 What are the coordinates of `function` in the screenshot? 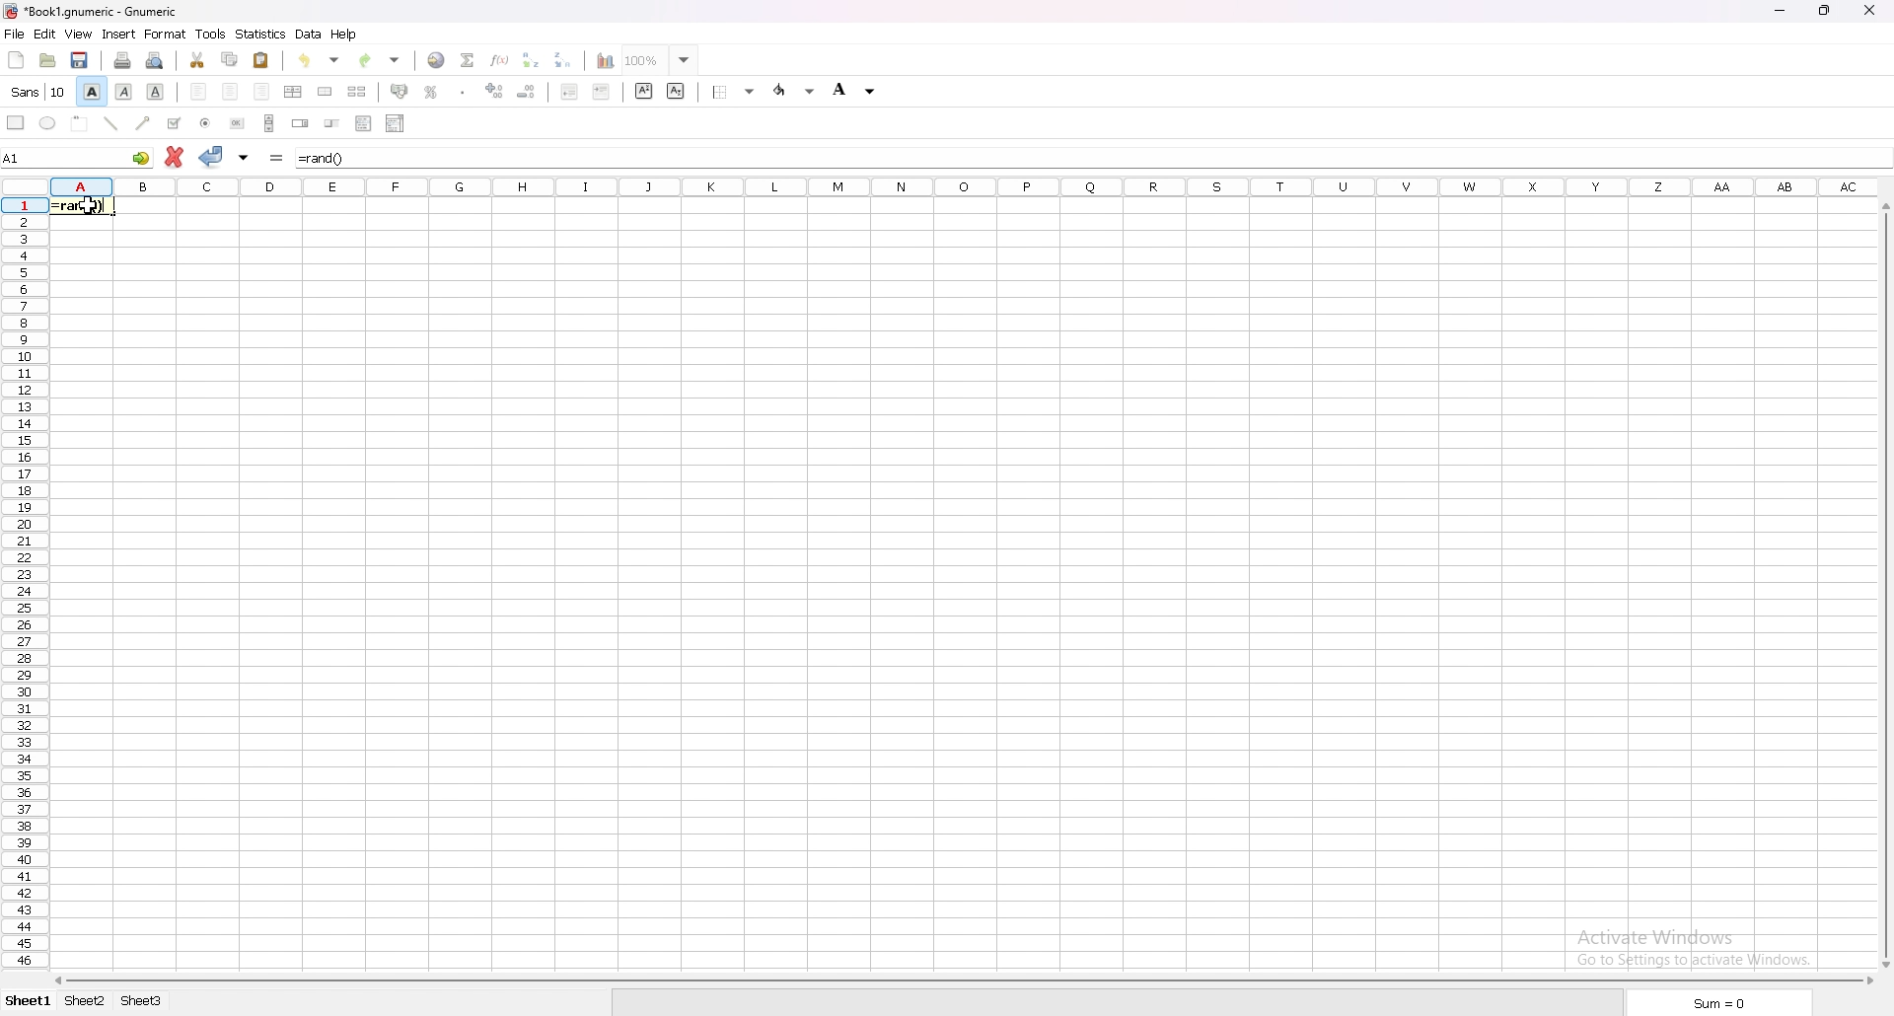 It's located at (499, 60).